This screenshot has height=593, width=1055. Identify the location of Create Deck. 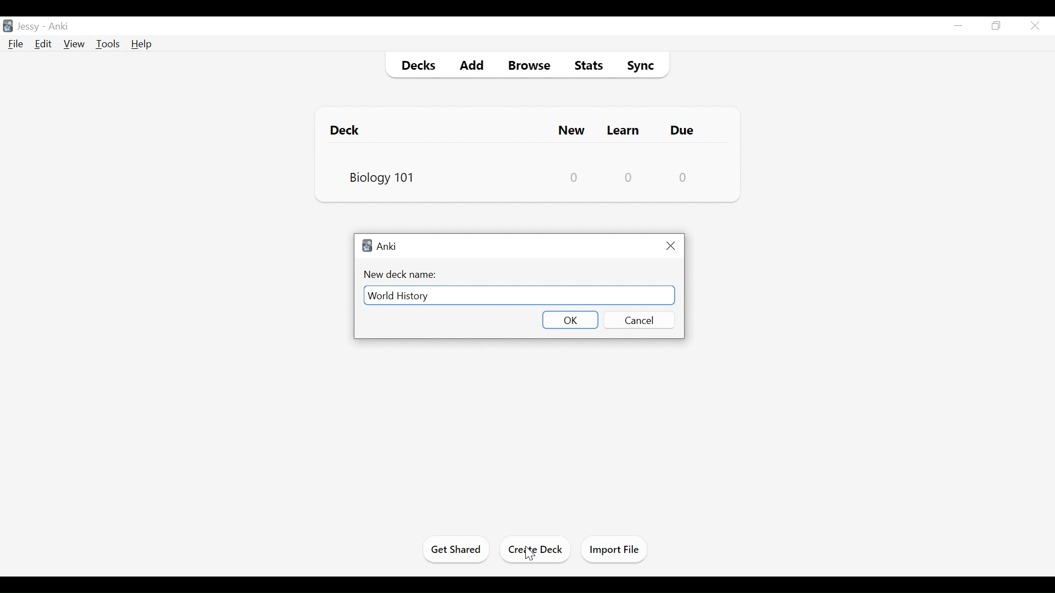
(537, 550).